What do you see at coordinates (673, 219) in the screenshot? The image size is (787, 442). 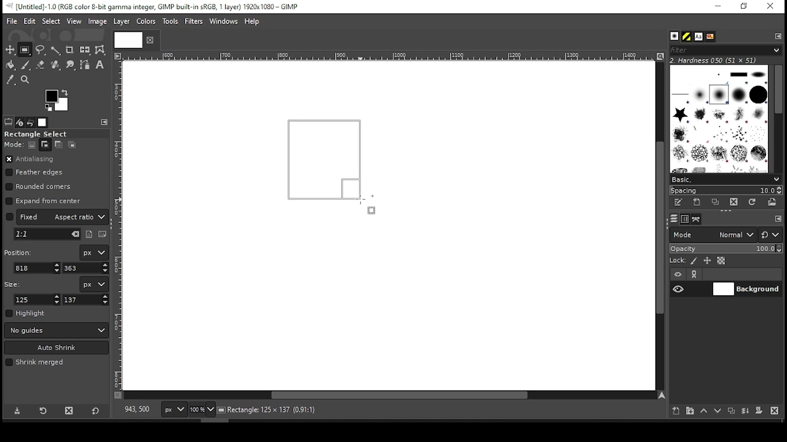 I see `layers` at bounding box center [673, 219].